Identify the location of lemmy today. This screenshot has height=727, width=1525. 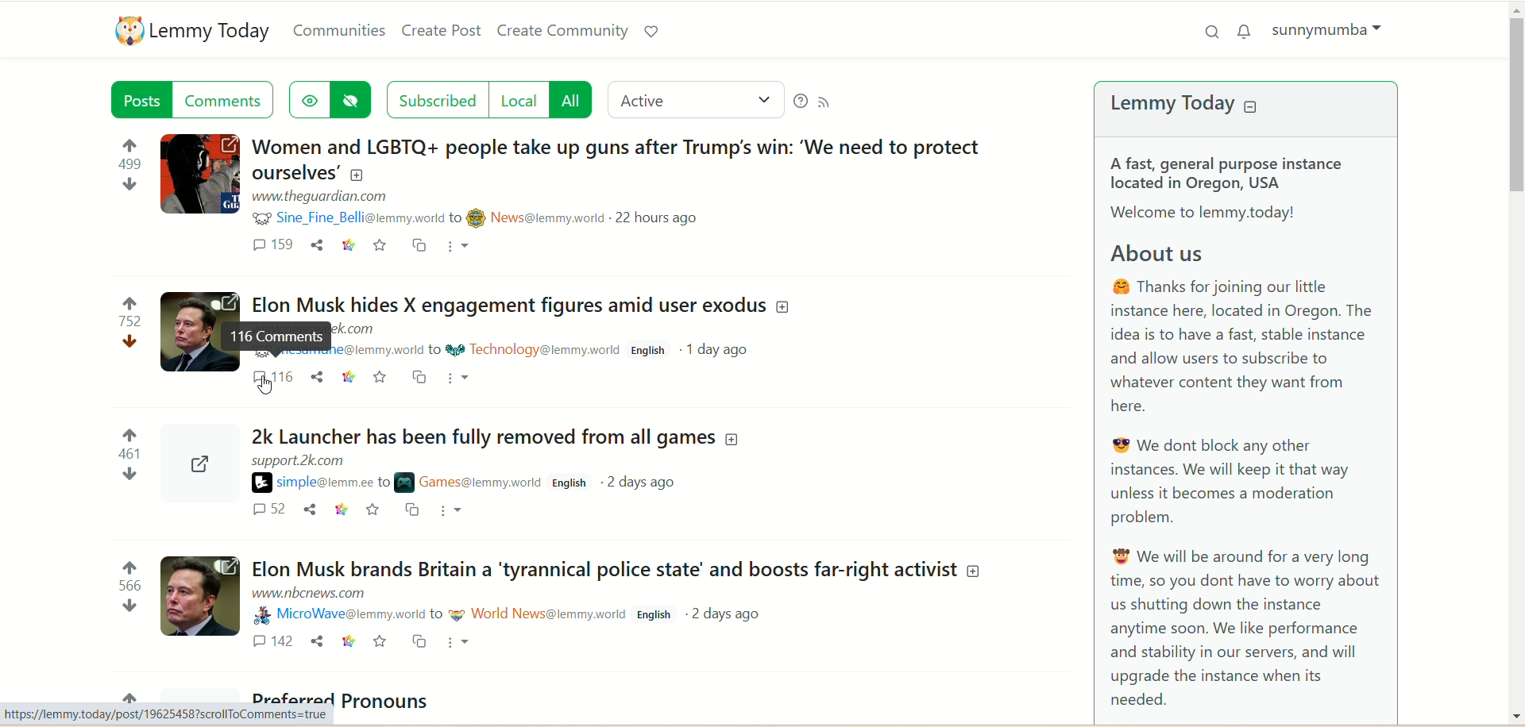
(1173, 103).